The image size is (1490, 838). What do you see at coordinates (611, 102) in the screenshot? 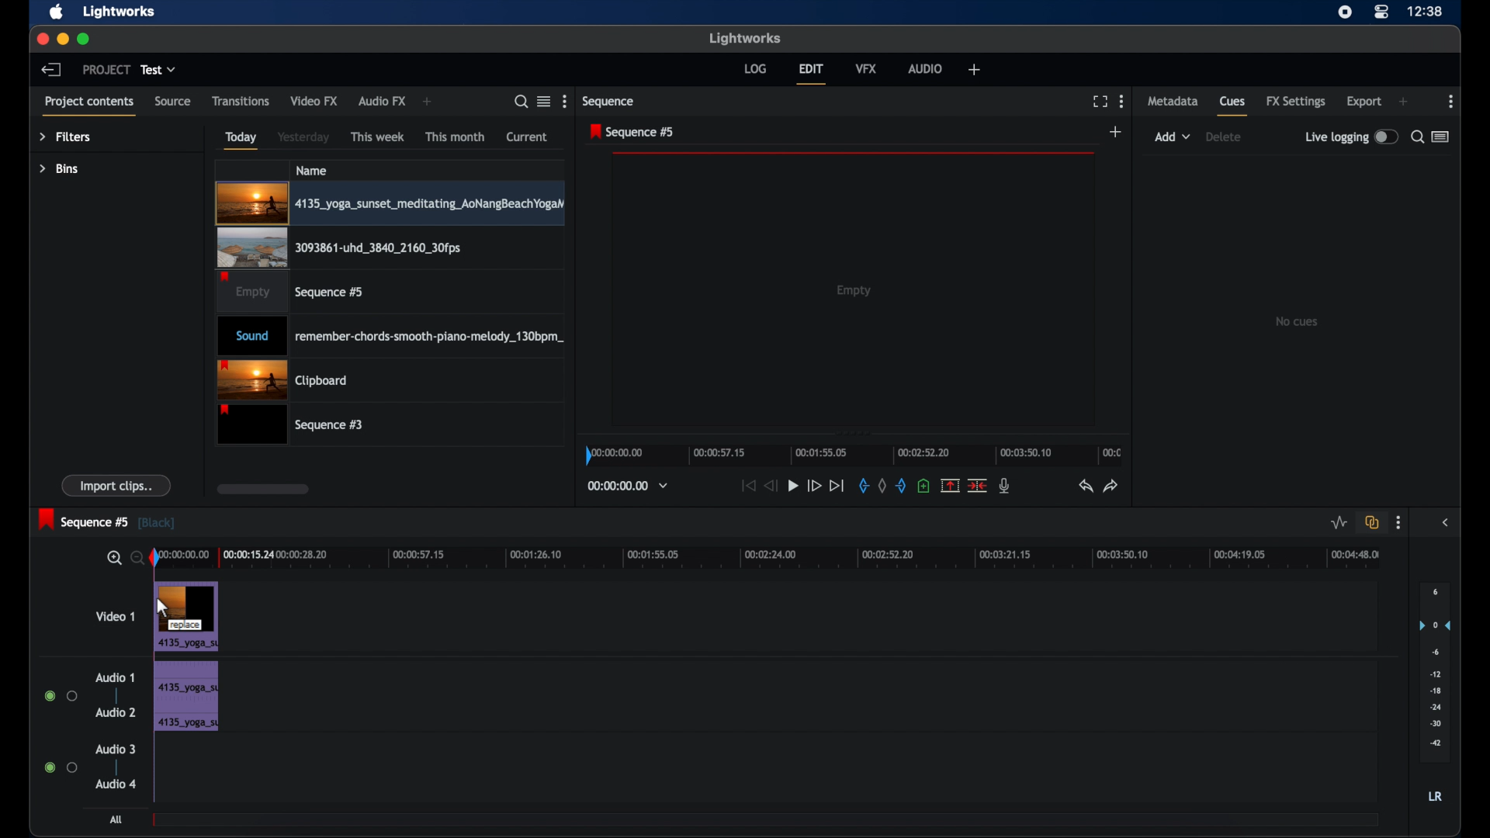
I see `sequence` at bounding box center [611, 102].